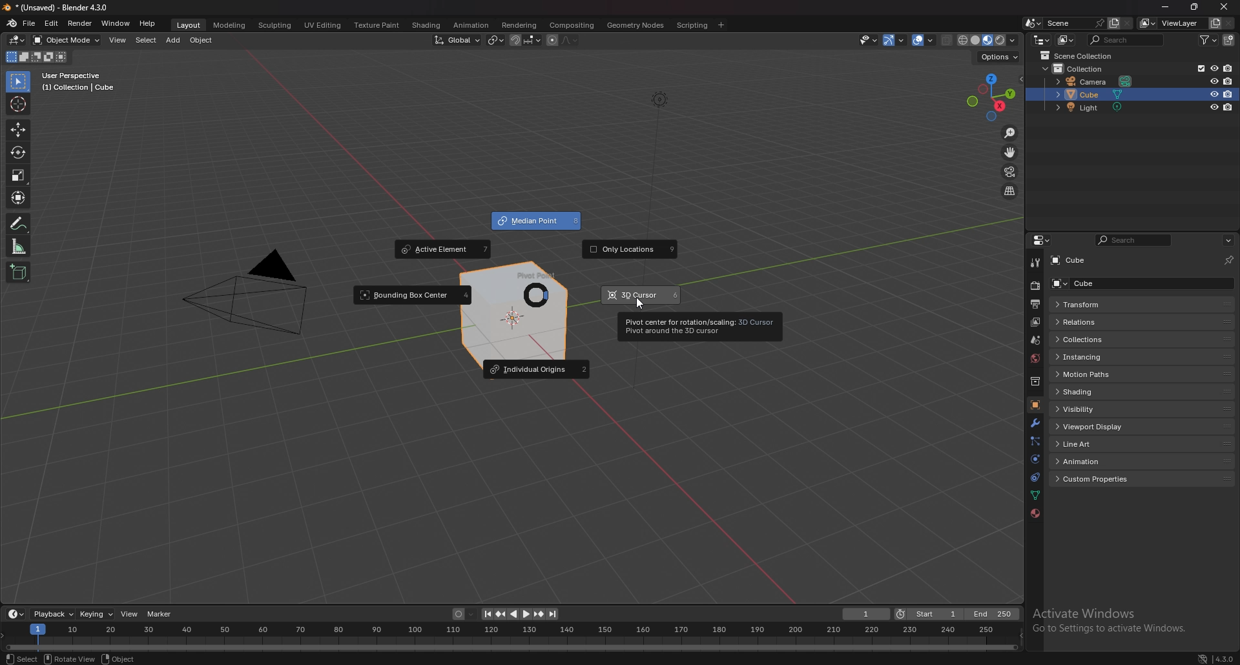 Image resolution: width=1240 pixels, height=665 pixels. What do you see at coordinates (867, 613) in the screenshot?
I see `current frame` at bounding box center [867, 613].